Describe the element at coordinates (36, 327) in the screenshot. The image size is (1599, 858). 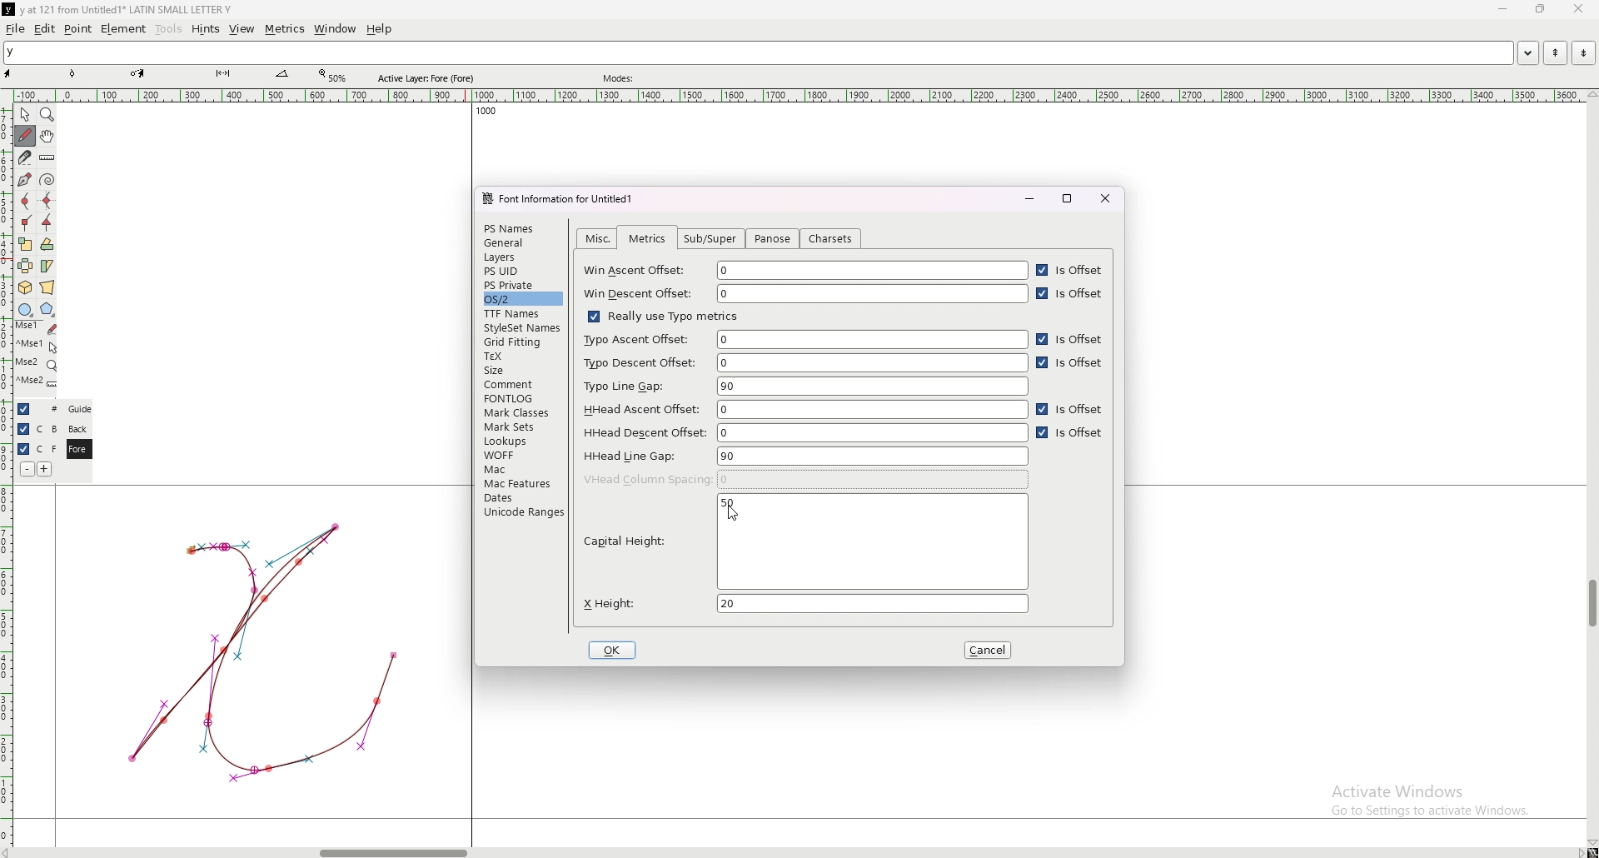
I see `mse 1` at that location.